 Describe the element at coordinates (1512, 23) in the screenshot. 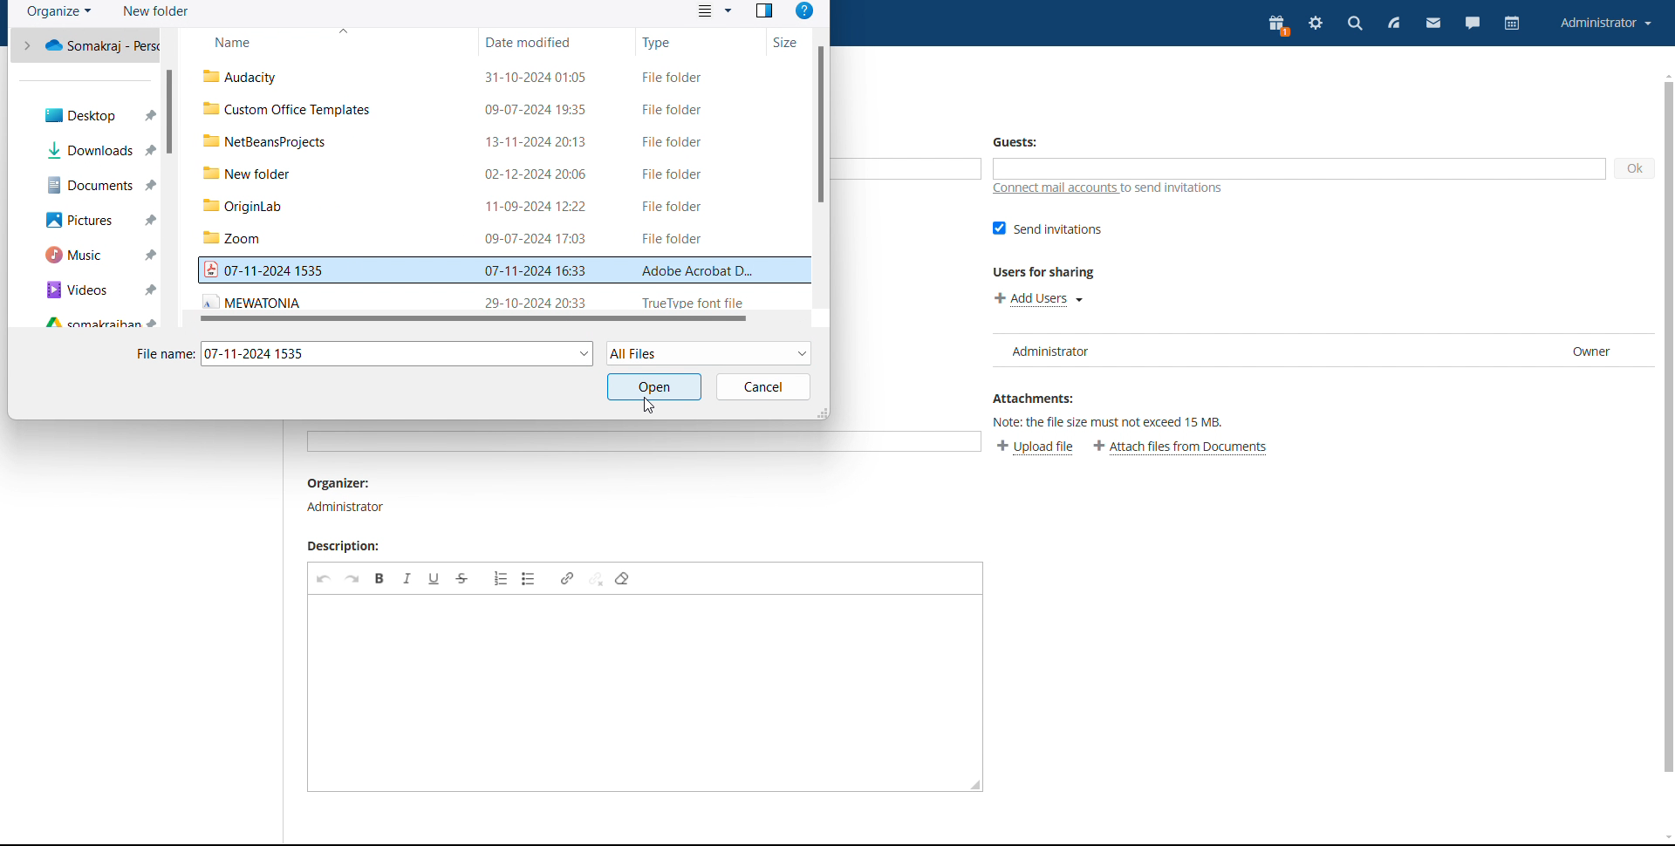

I see `calendar` at that location.